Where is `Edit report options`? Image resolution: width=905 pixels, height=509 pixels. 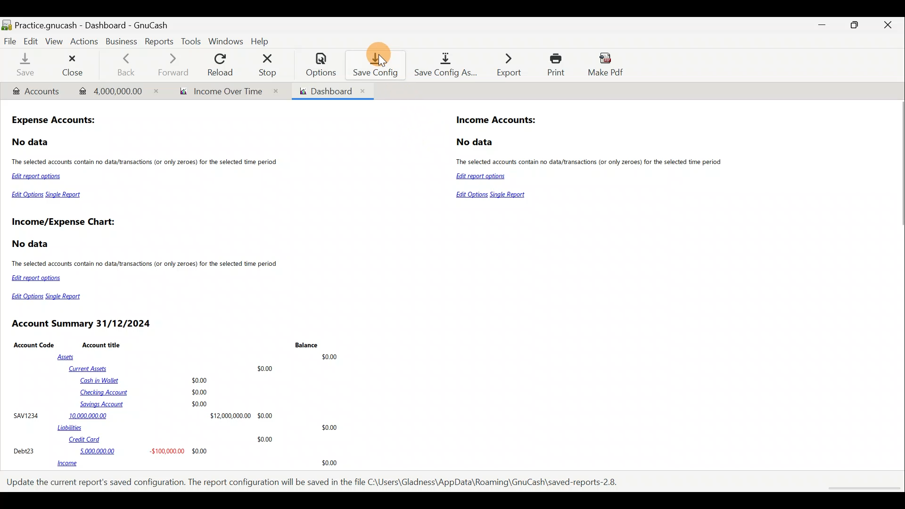 Edit report options is located at coordinates (483, 177).